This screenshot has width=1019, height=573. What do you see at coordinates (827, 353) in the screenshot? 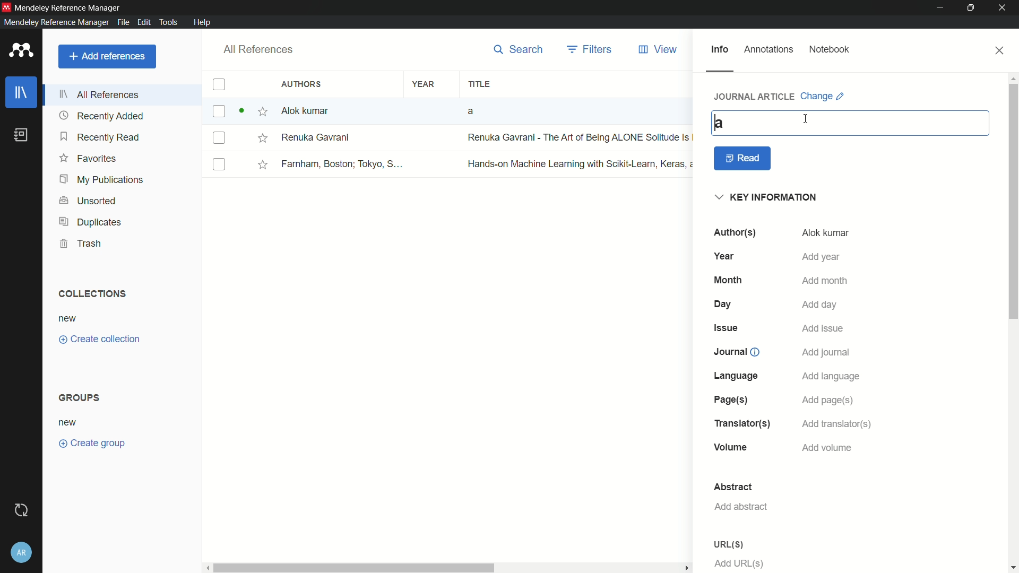
I see `add journal` at bounding box center [827, 353].